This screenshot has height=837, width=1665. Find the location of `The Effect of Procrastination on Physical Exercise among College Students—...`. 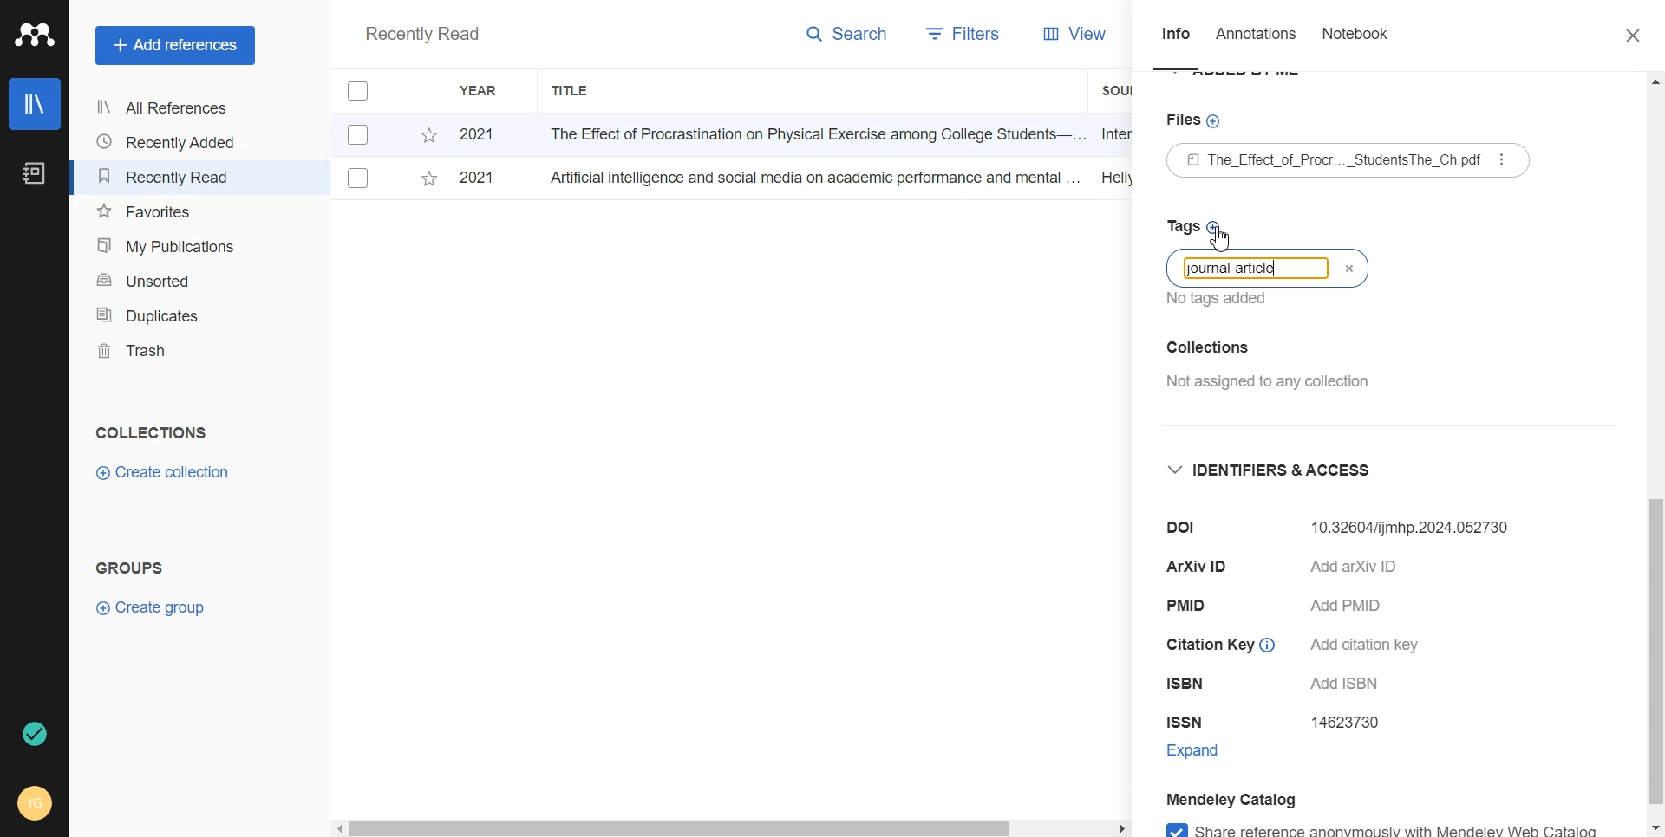

The Effect of Procrastination on Physical Exercise among College Students—... is located at coordinates (811, 133).